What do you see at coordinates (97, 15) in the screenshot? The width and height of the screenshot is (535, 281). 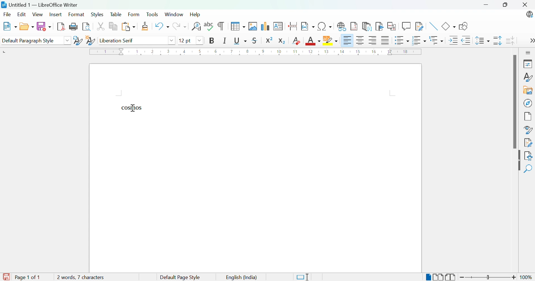 I see `Styles` at bounding box center [97, 15].